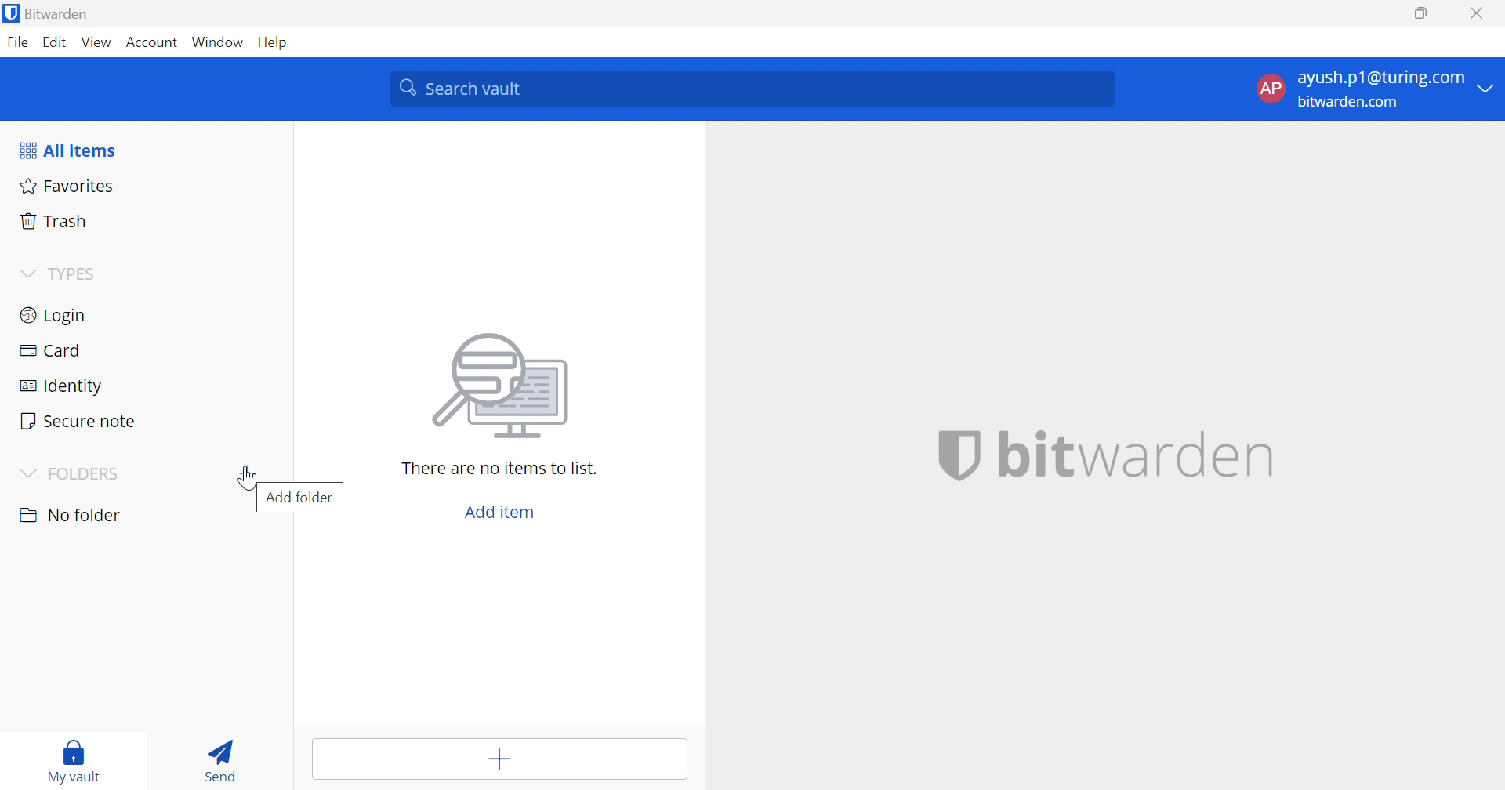 The width and height of the screenshot is (1505, 790). What do you see at coordinates (67, 150) in the screenshot?
I see `All items` at bounding box center [67, 150].